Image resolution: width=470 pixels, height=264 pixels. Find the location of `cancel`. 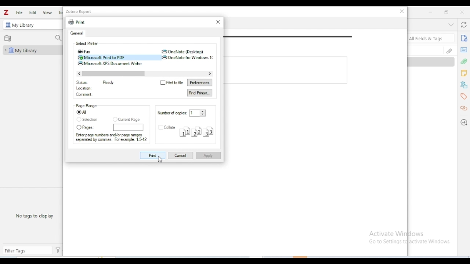

cancel is located at coordinates (181, 155).